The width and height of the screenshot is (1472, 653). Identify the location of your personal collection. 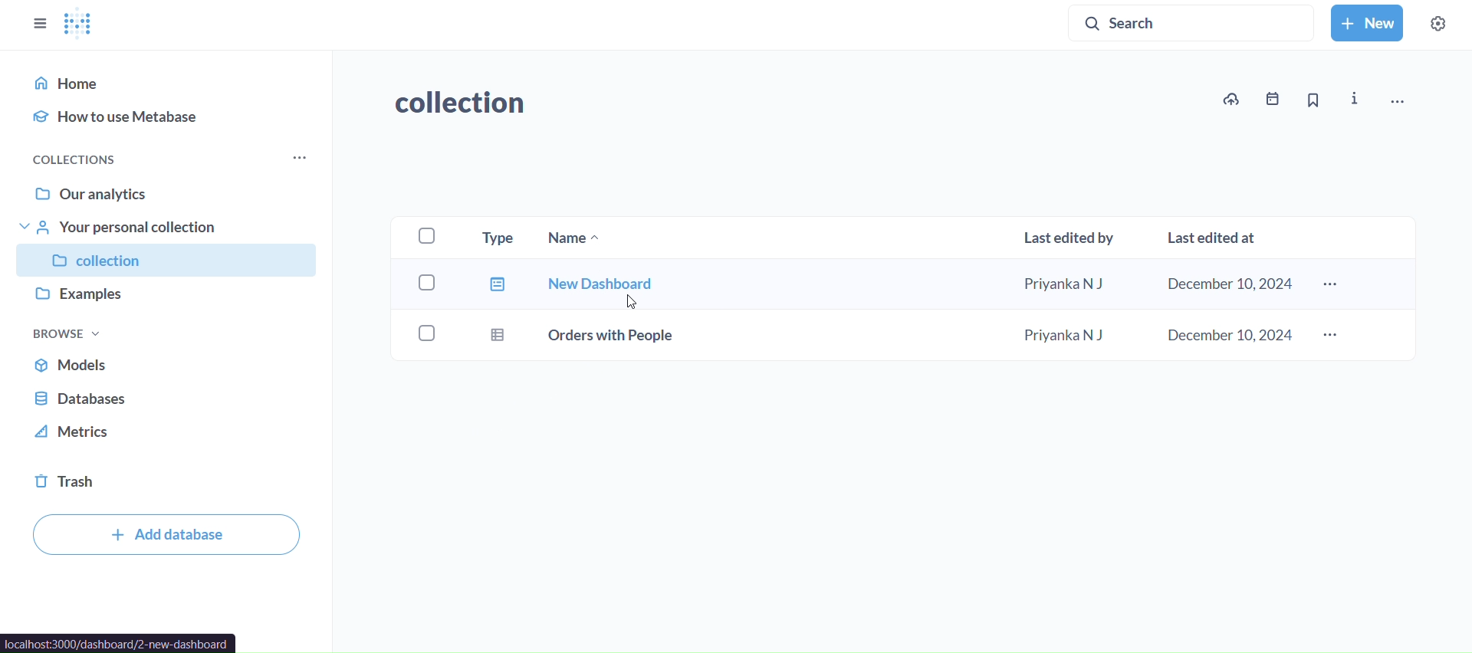
(175, 225).